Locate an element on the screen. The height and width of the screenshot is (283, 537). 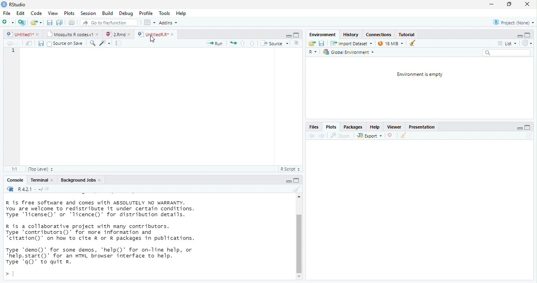
save all open document is located at coordinates (50, 22).